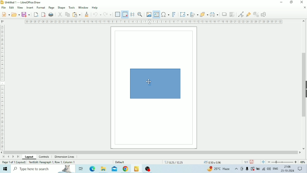 This screenshot has height=173, width=307. Describe the element at coordinates (256, 14) in the screenshot. I see `Toggle Extrusion` at that location.